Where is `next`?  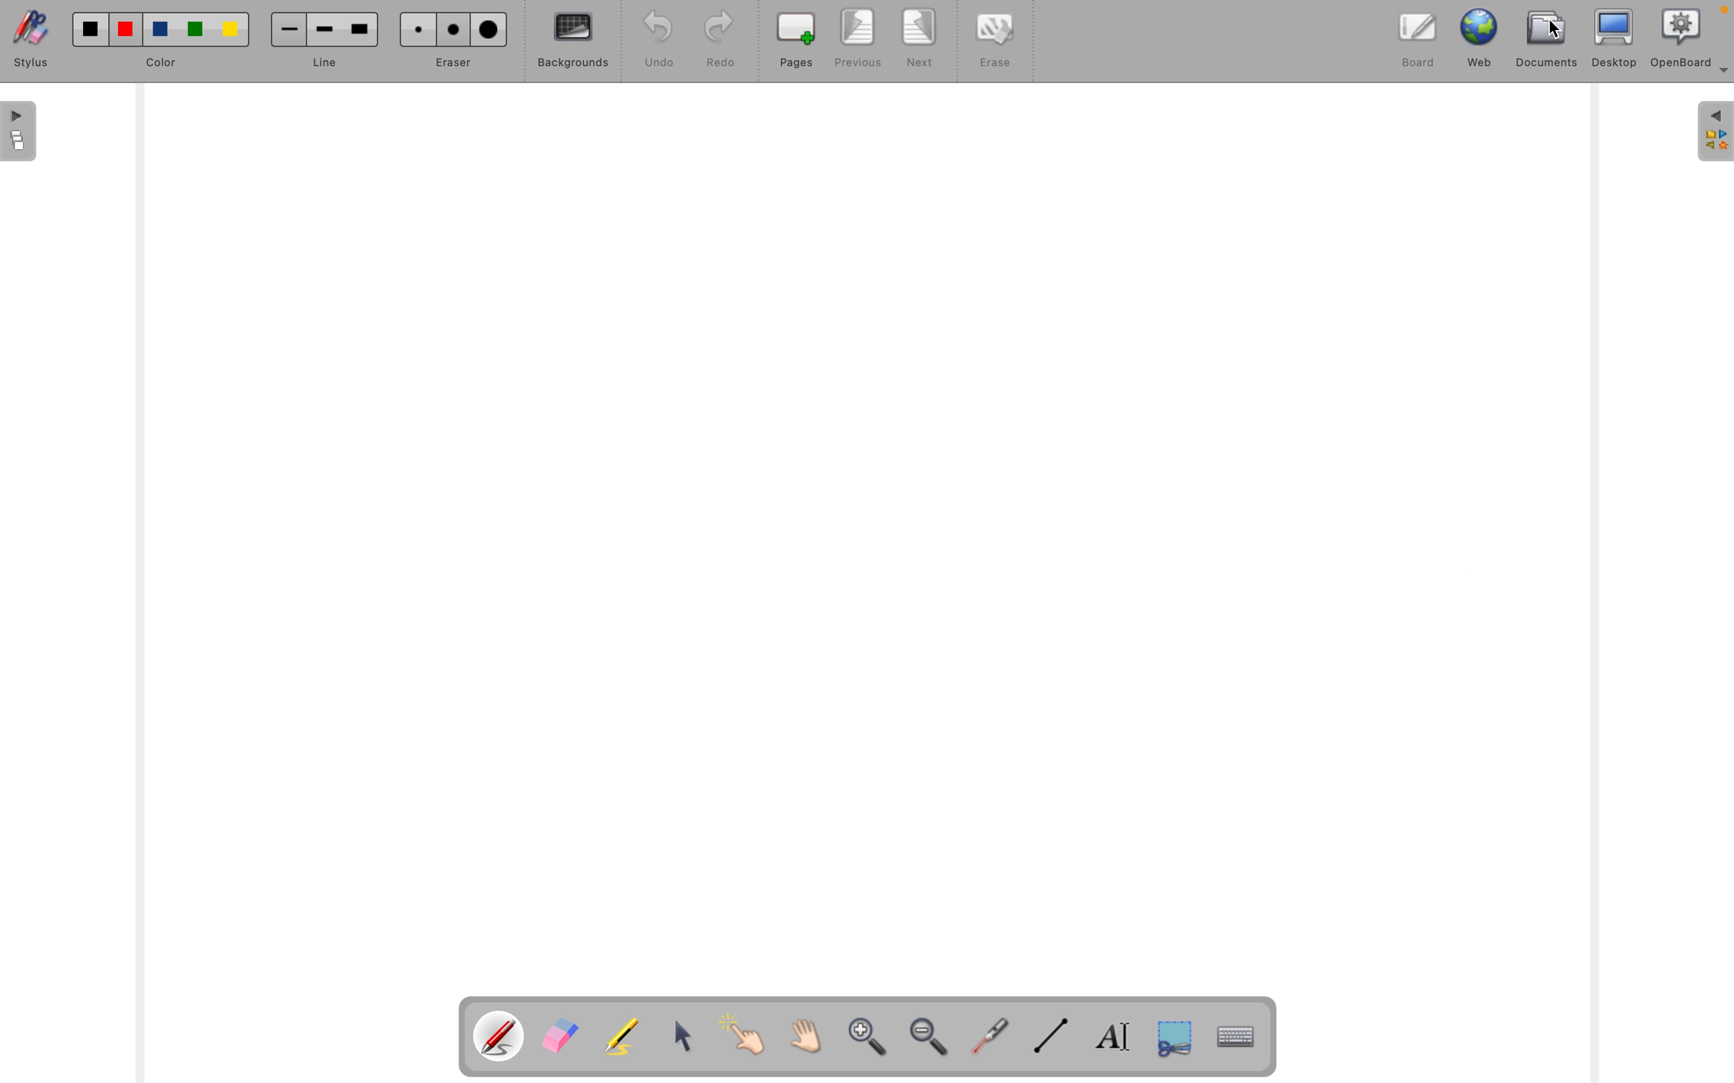
next is located at coordinates (921, 42).